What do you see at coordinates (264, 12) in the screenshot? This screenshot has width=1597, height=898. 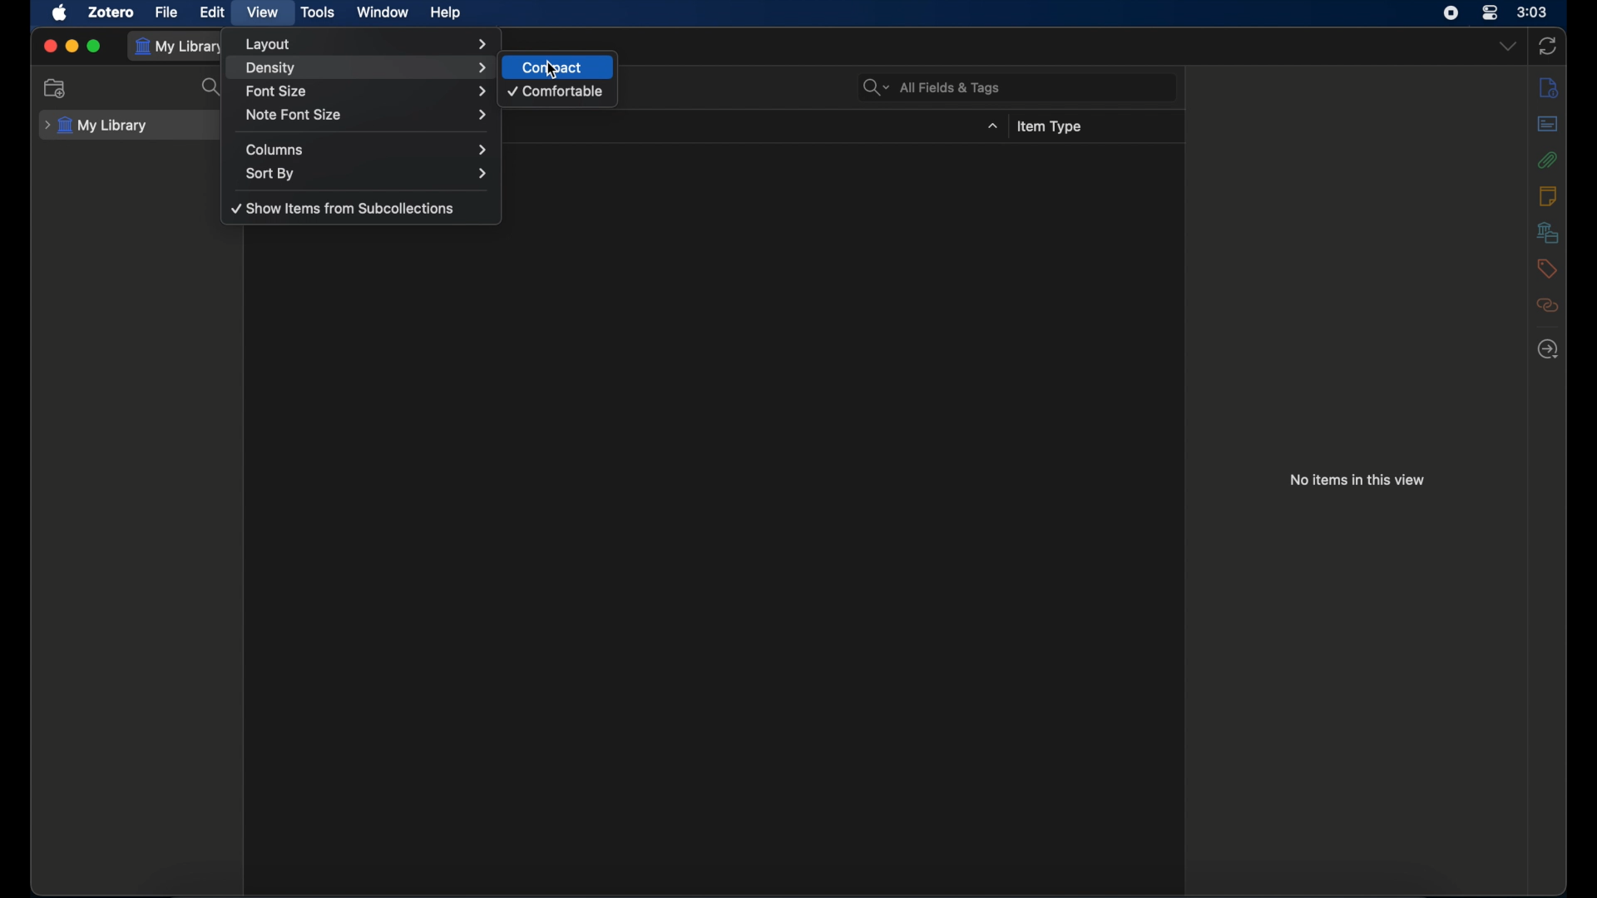 I see `view` at bounding box center [264, 12].